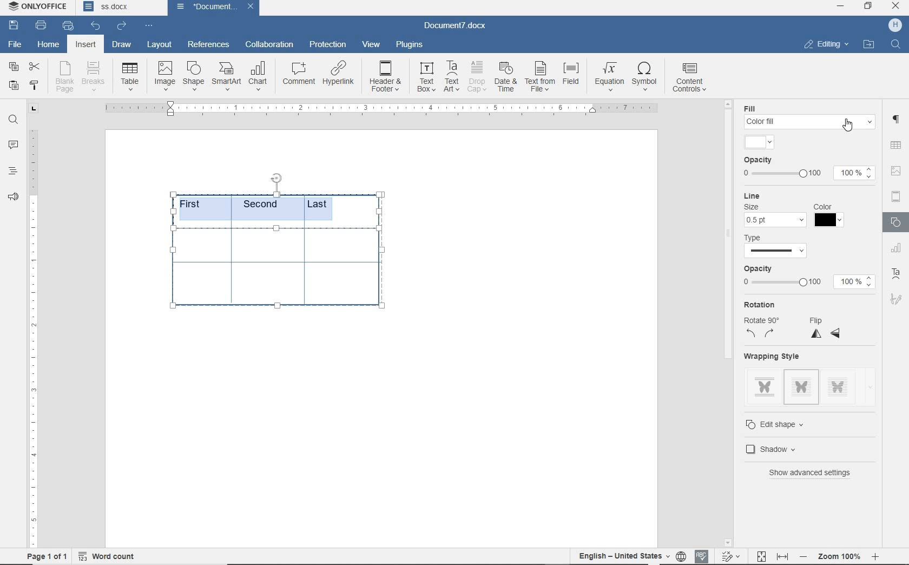 The width and height of the screenshot is (909, 565). Describe the element at coordinates (761, 555) in the screenshot. I see `fit to page` at that location.